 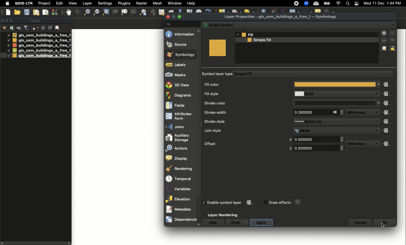 I want to click on Solid, so click(x=332, y=94).